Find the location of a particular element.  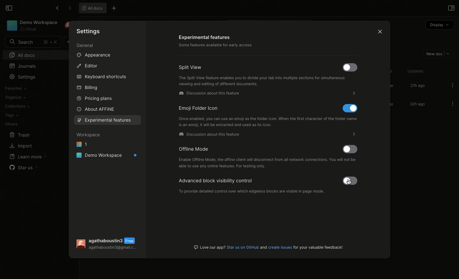

Demo workspace is located at coordinates (107, 155).